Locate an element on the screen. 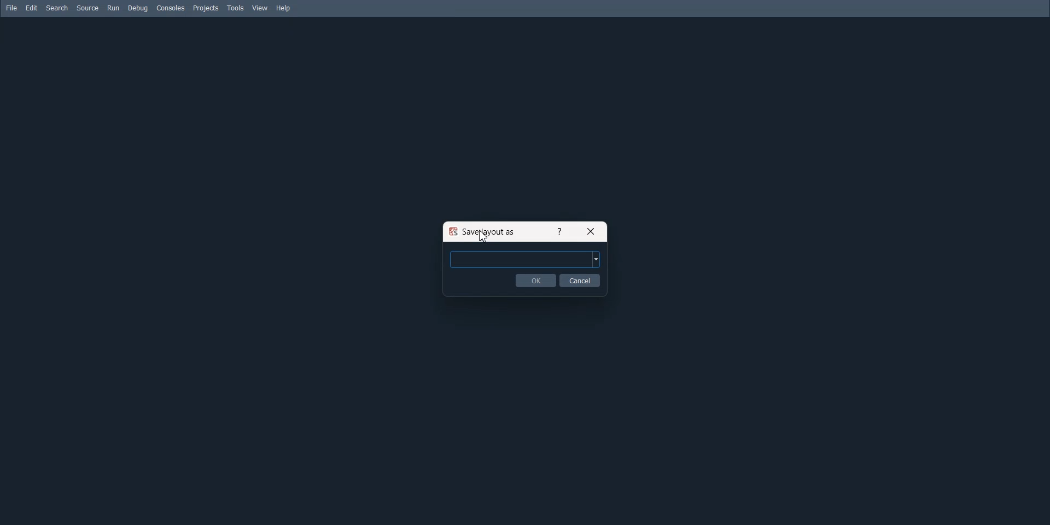  View is located at coordinates (260, 8).